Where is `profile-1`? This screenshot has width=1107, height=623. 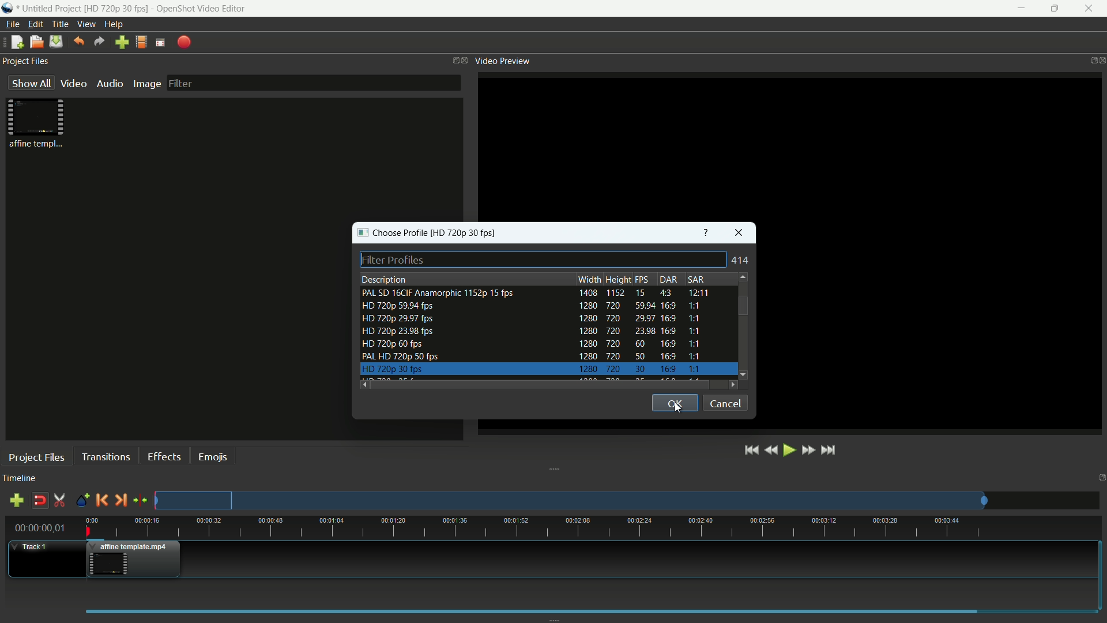 profile-1 is located at coordinates (535, 292).